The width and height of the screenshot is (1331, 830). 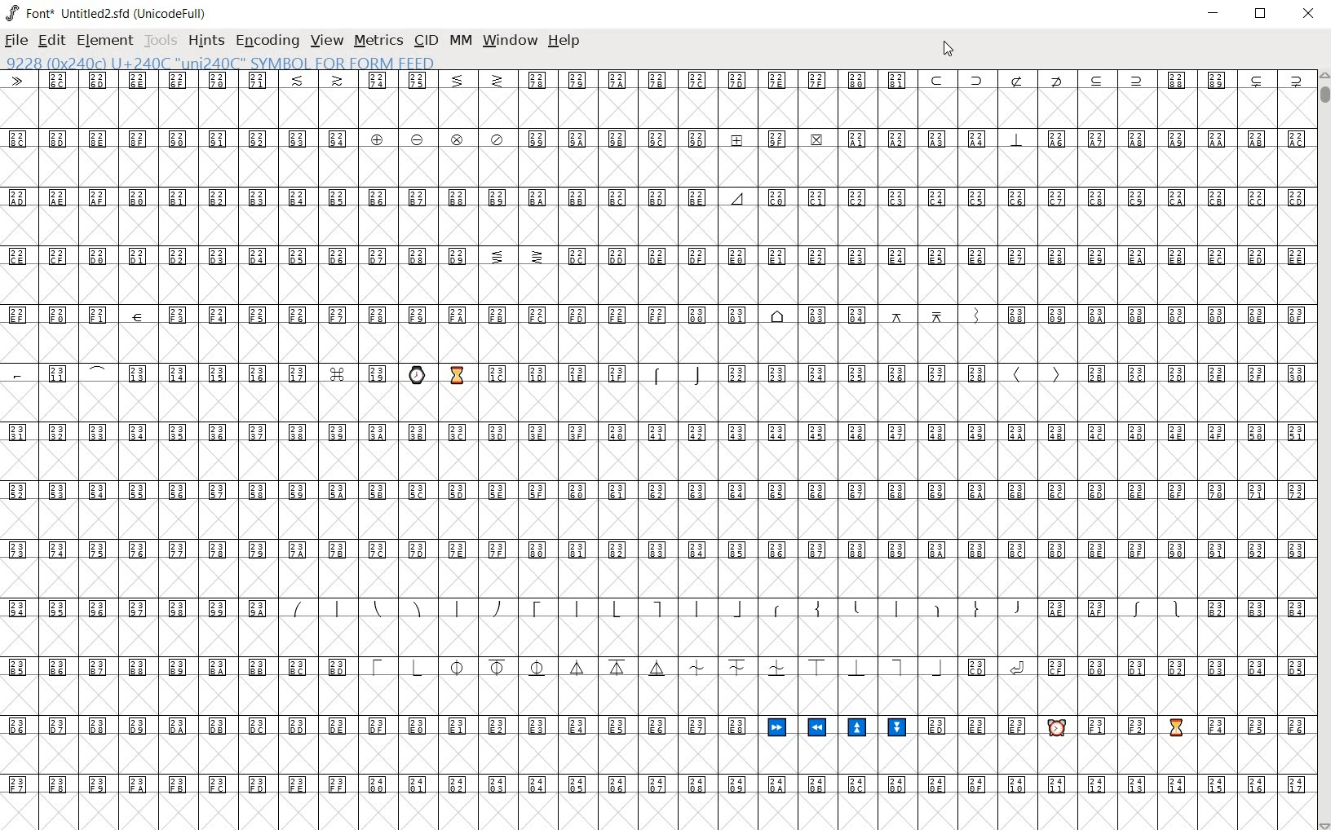 What do you see at coordinates (1308, 15) in the screenshot?
I see `close` at bounding box center [1308, 15].